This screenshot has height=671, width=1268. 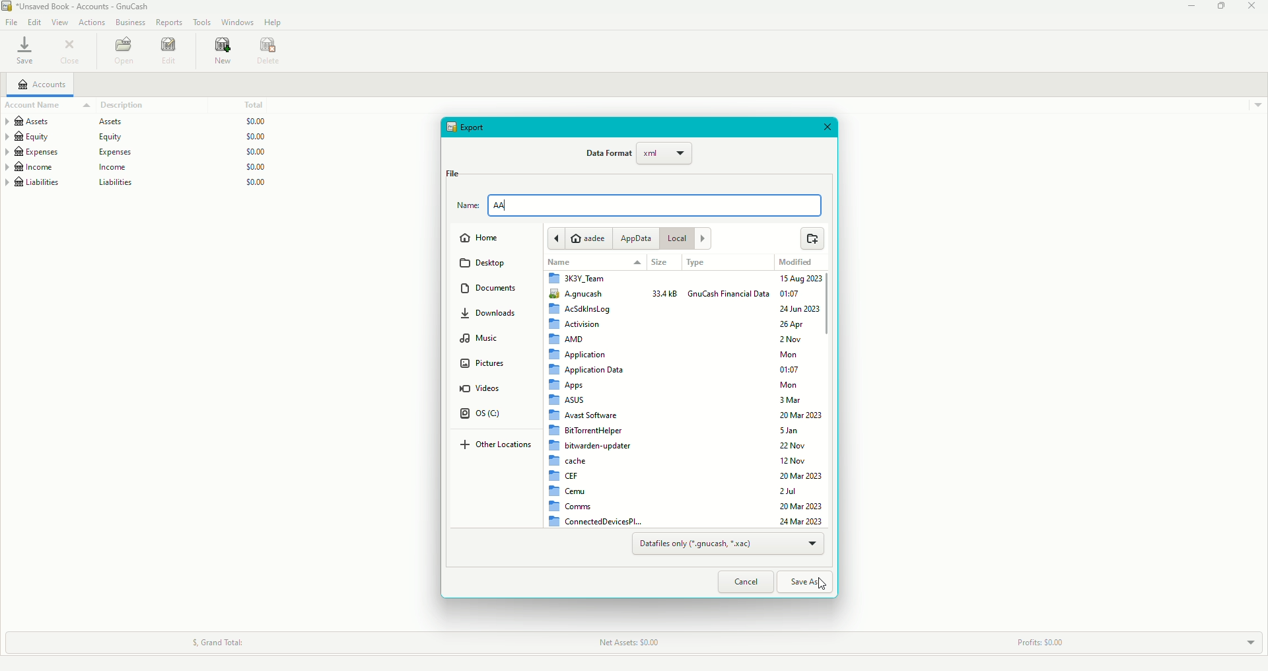 What do you see at coordinates (727, 544) in the screenshot?
I see `Datafiles only` at bounding box center [727, 544].